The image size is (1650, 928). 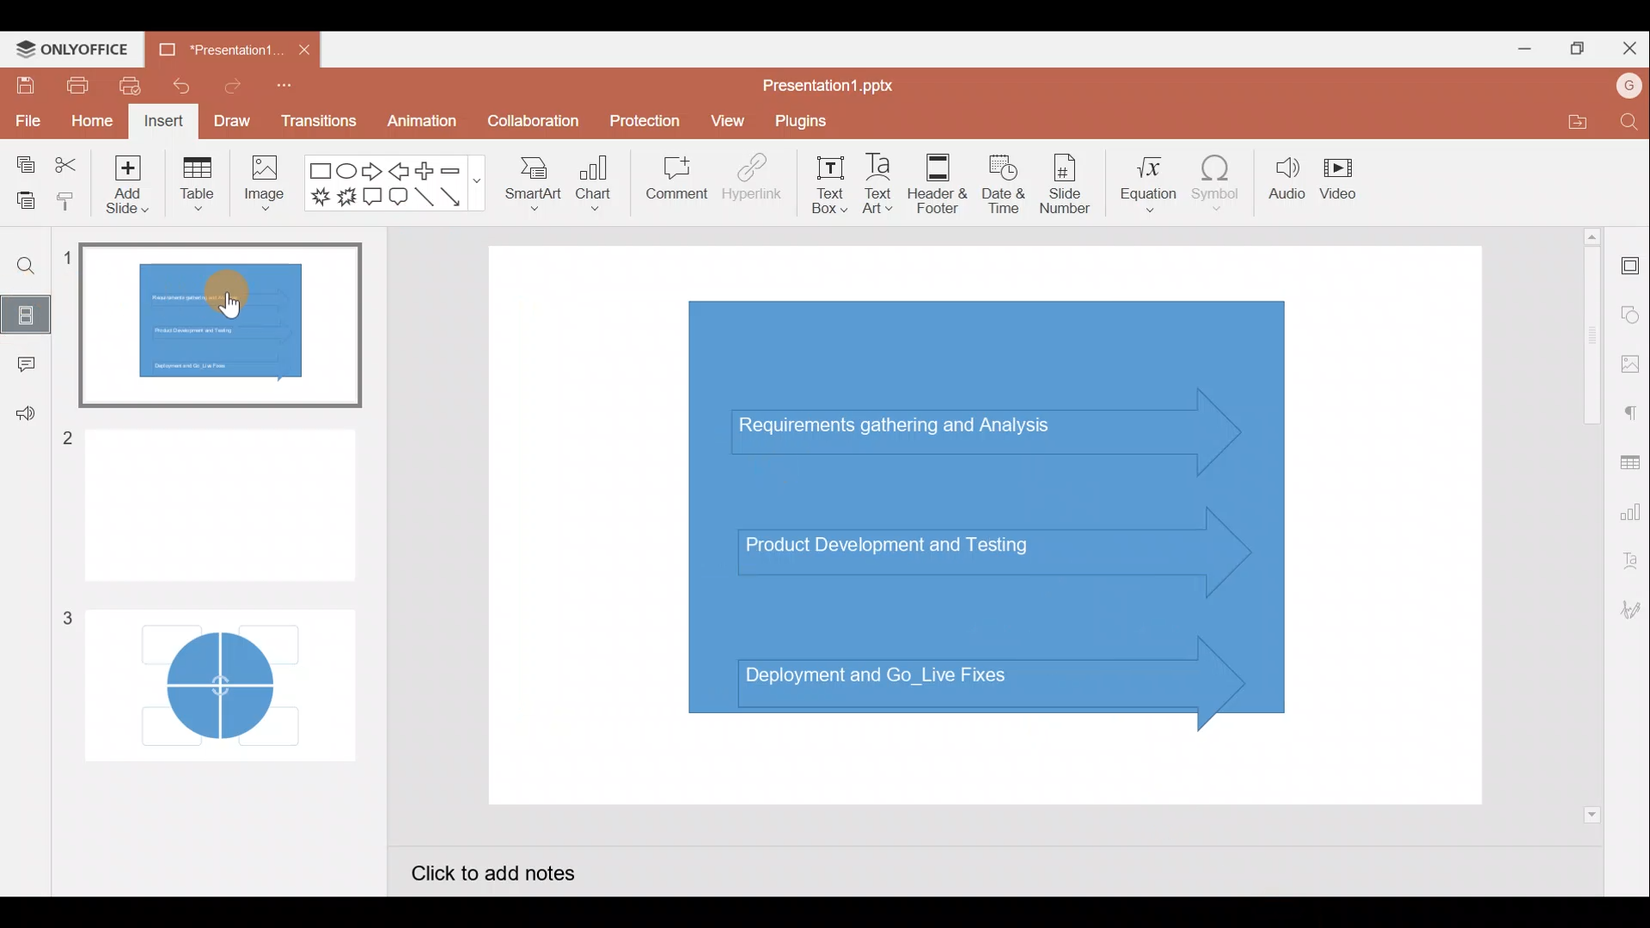 What do you see at coordinates (1519, 52) in the screenshot?
I see `Minimize` at bounding box center [1519, 52].